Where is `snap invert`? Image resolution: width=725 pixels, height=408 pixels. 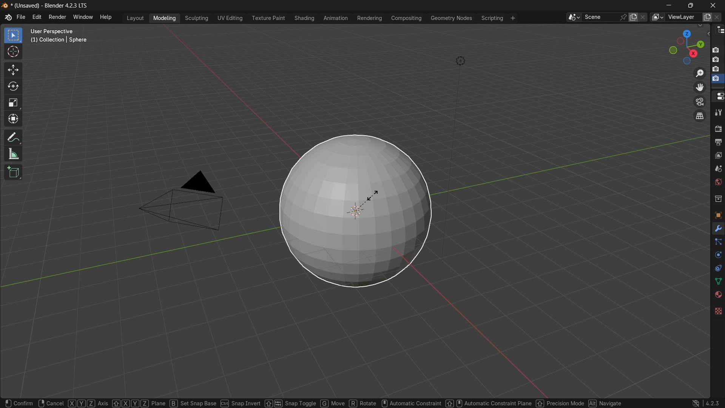
snap invert is located at coordinates (257, 402).